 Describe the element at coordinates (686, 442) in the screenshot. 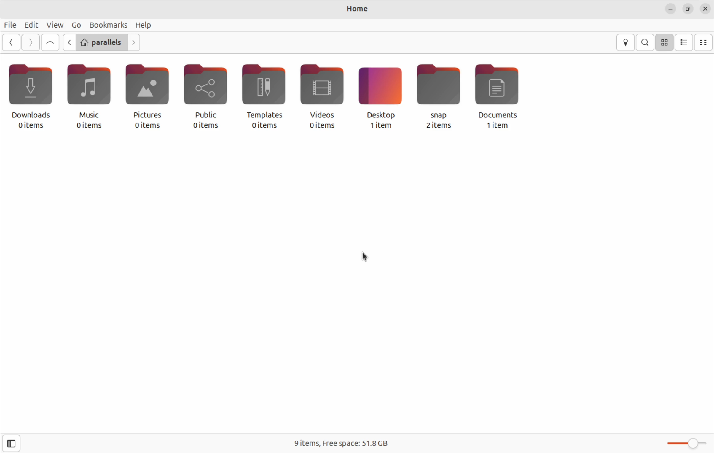

I see `toggle zoom` at that location.